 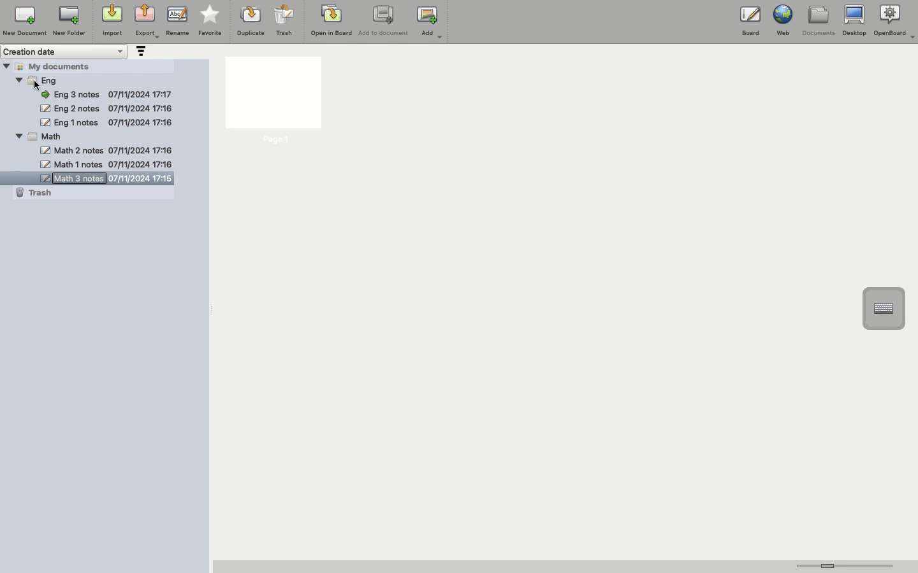 I want to click on Desktop, so click(x=854, y=21).